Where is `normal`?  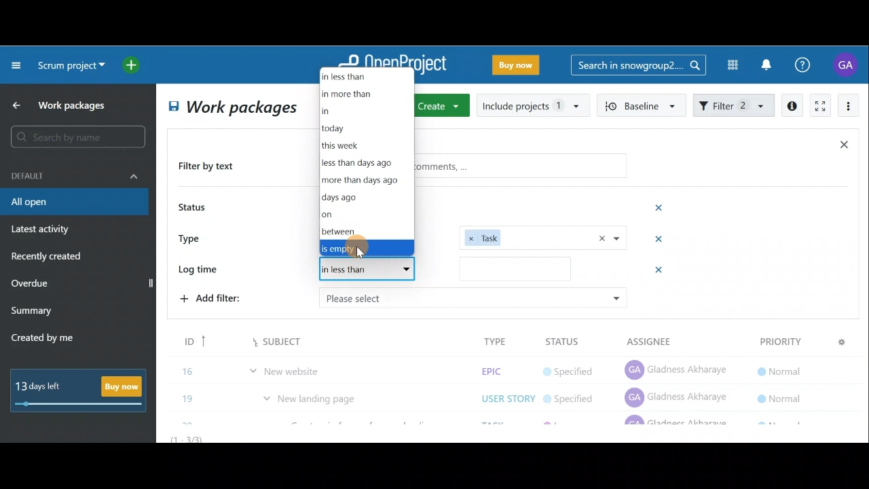 normal is located at coordinates (781, 394).